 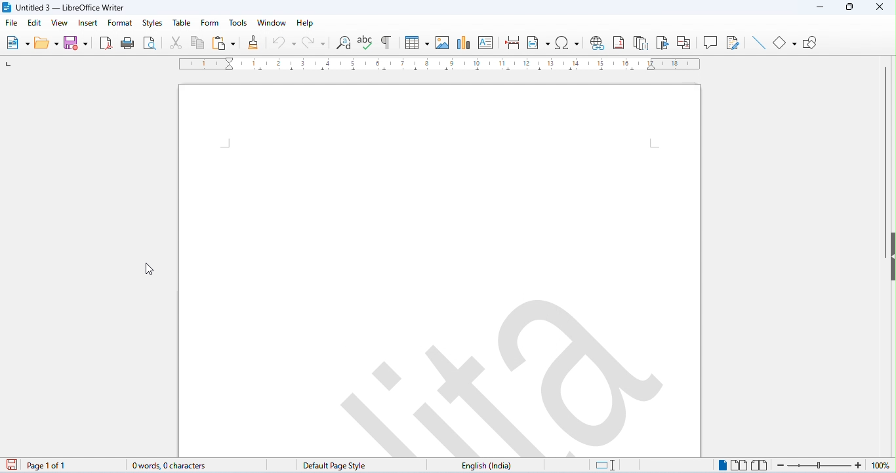 I want to click on insert, so click(x=89, y=24).